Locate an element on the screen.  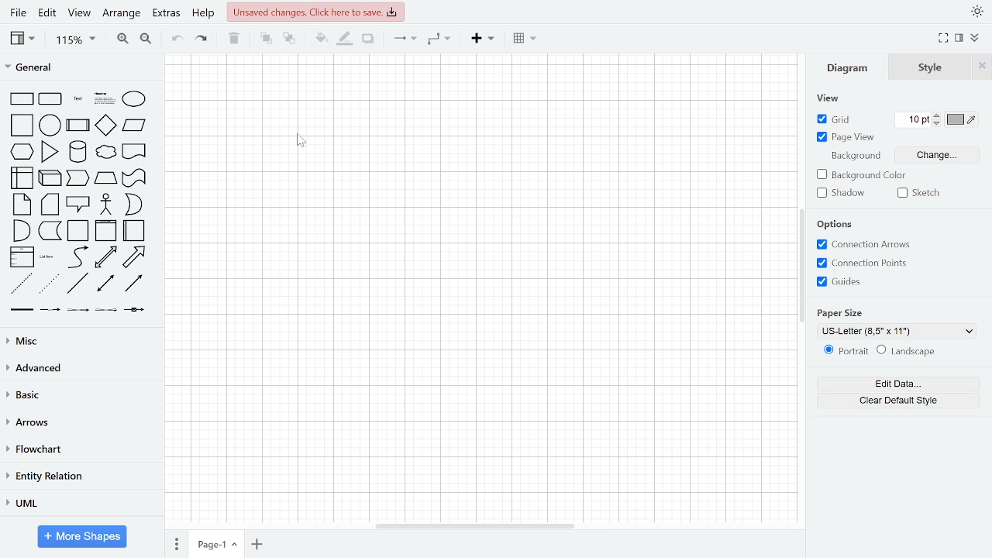
internal storage is located at coordinates (23, 178).